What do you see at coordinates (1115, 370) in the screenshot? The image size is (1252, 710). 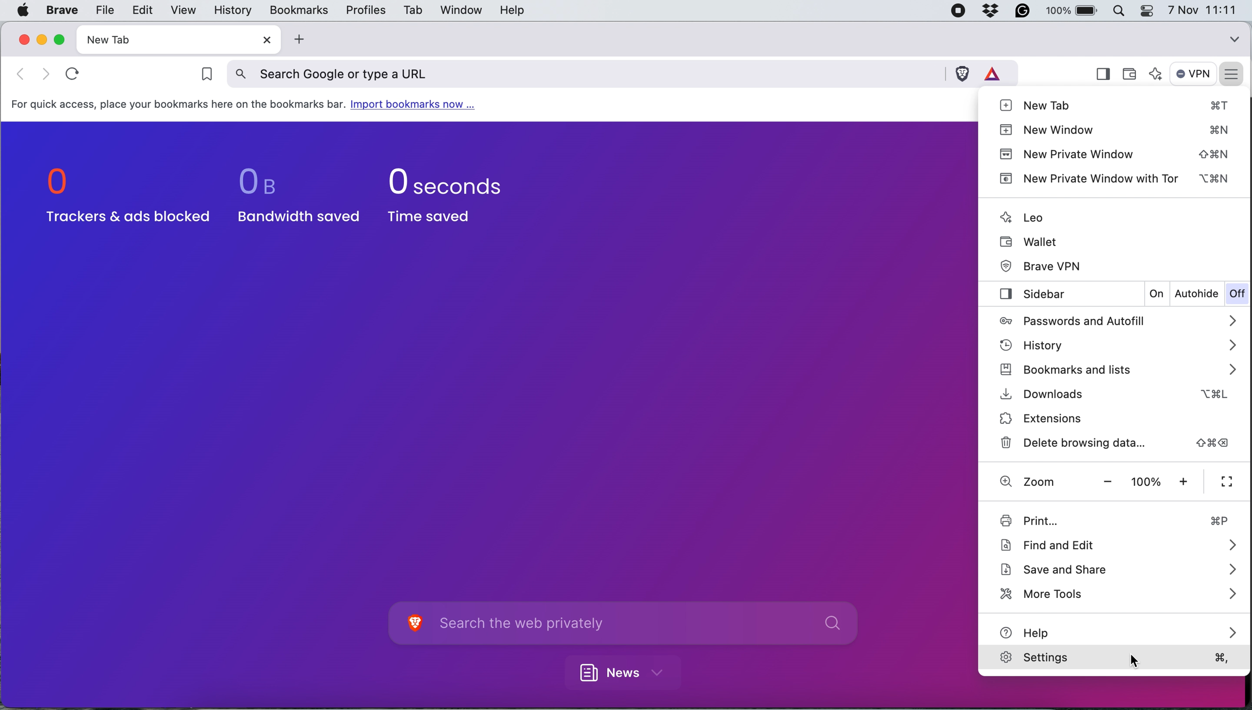 I see `bookmarks and lists` at bounding box center [1115, 370].